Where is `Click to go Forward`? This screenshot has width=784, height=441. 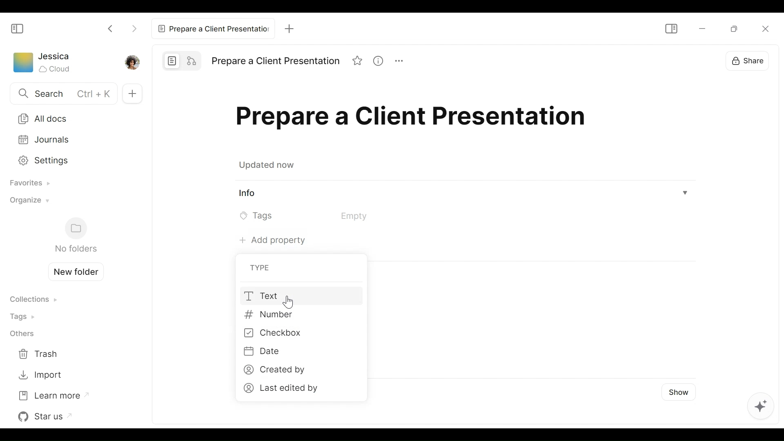 Click to go Forward is located at coordinates (134, 27).